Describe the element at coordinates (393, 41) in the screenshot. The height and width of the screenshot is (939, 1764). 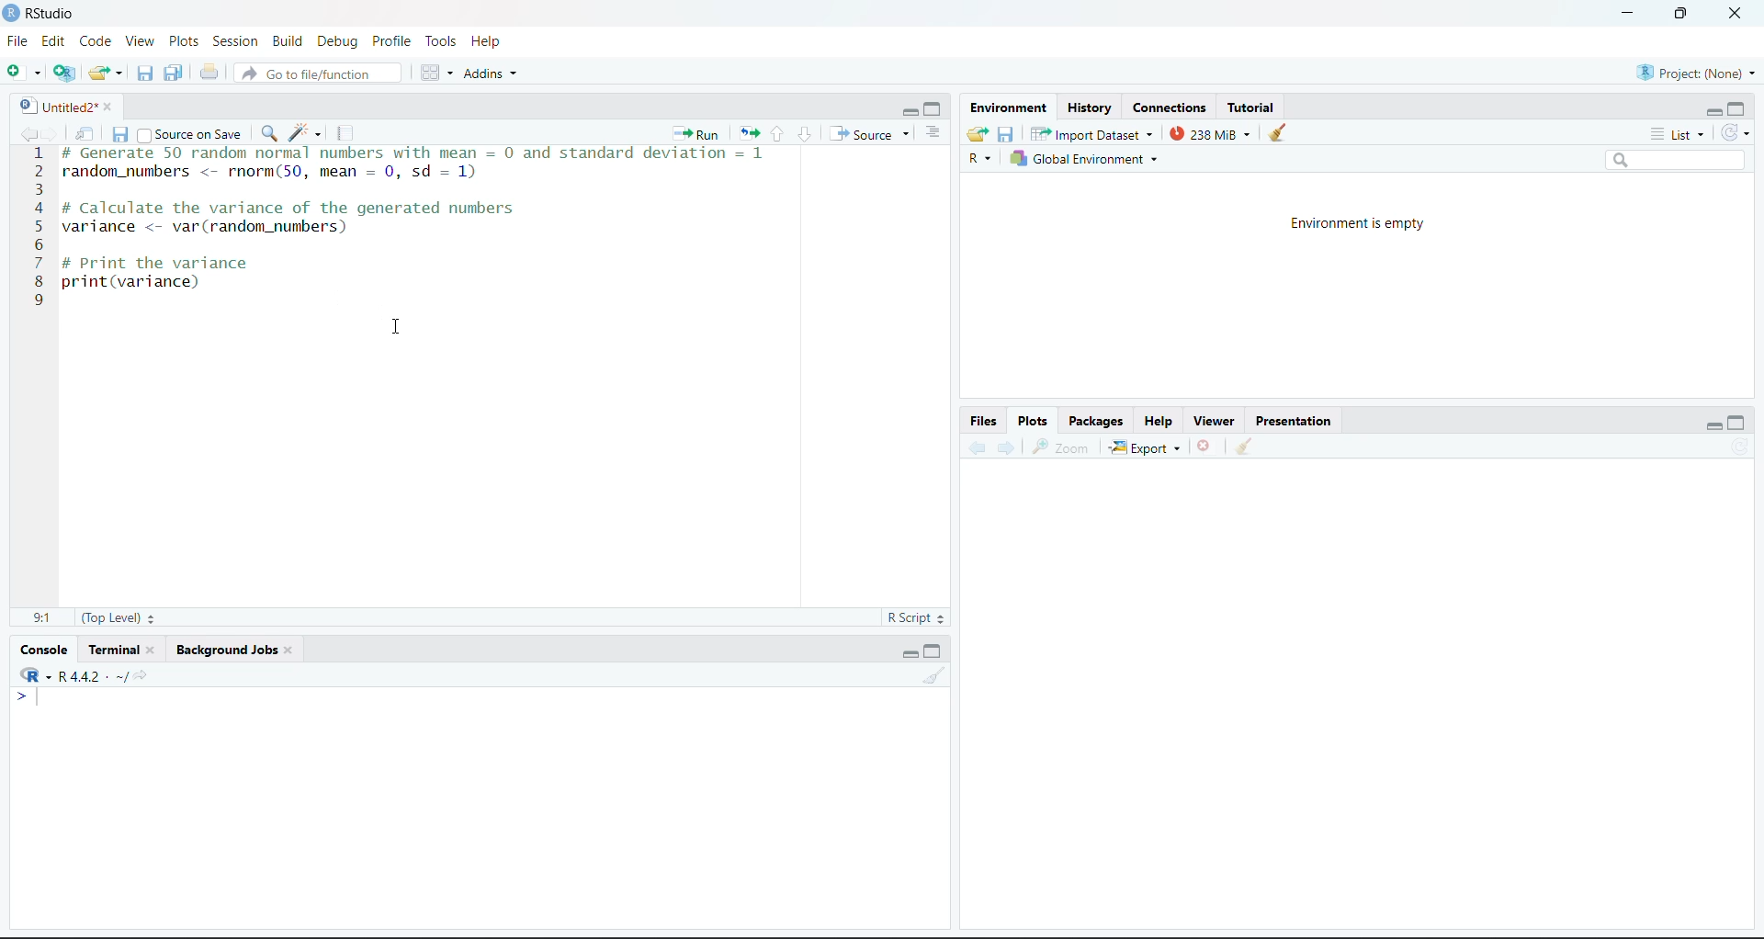
I see `Profile` at that location.